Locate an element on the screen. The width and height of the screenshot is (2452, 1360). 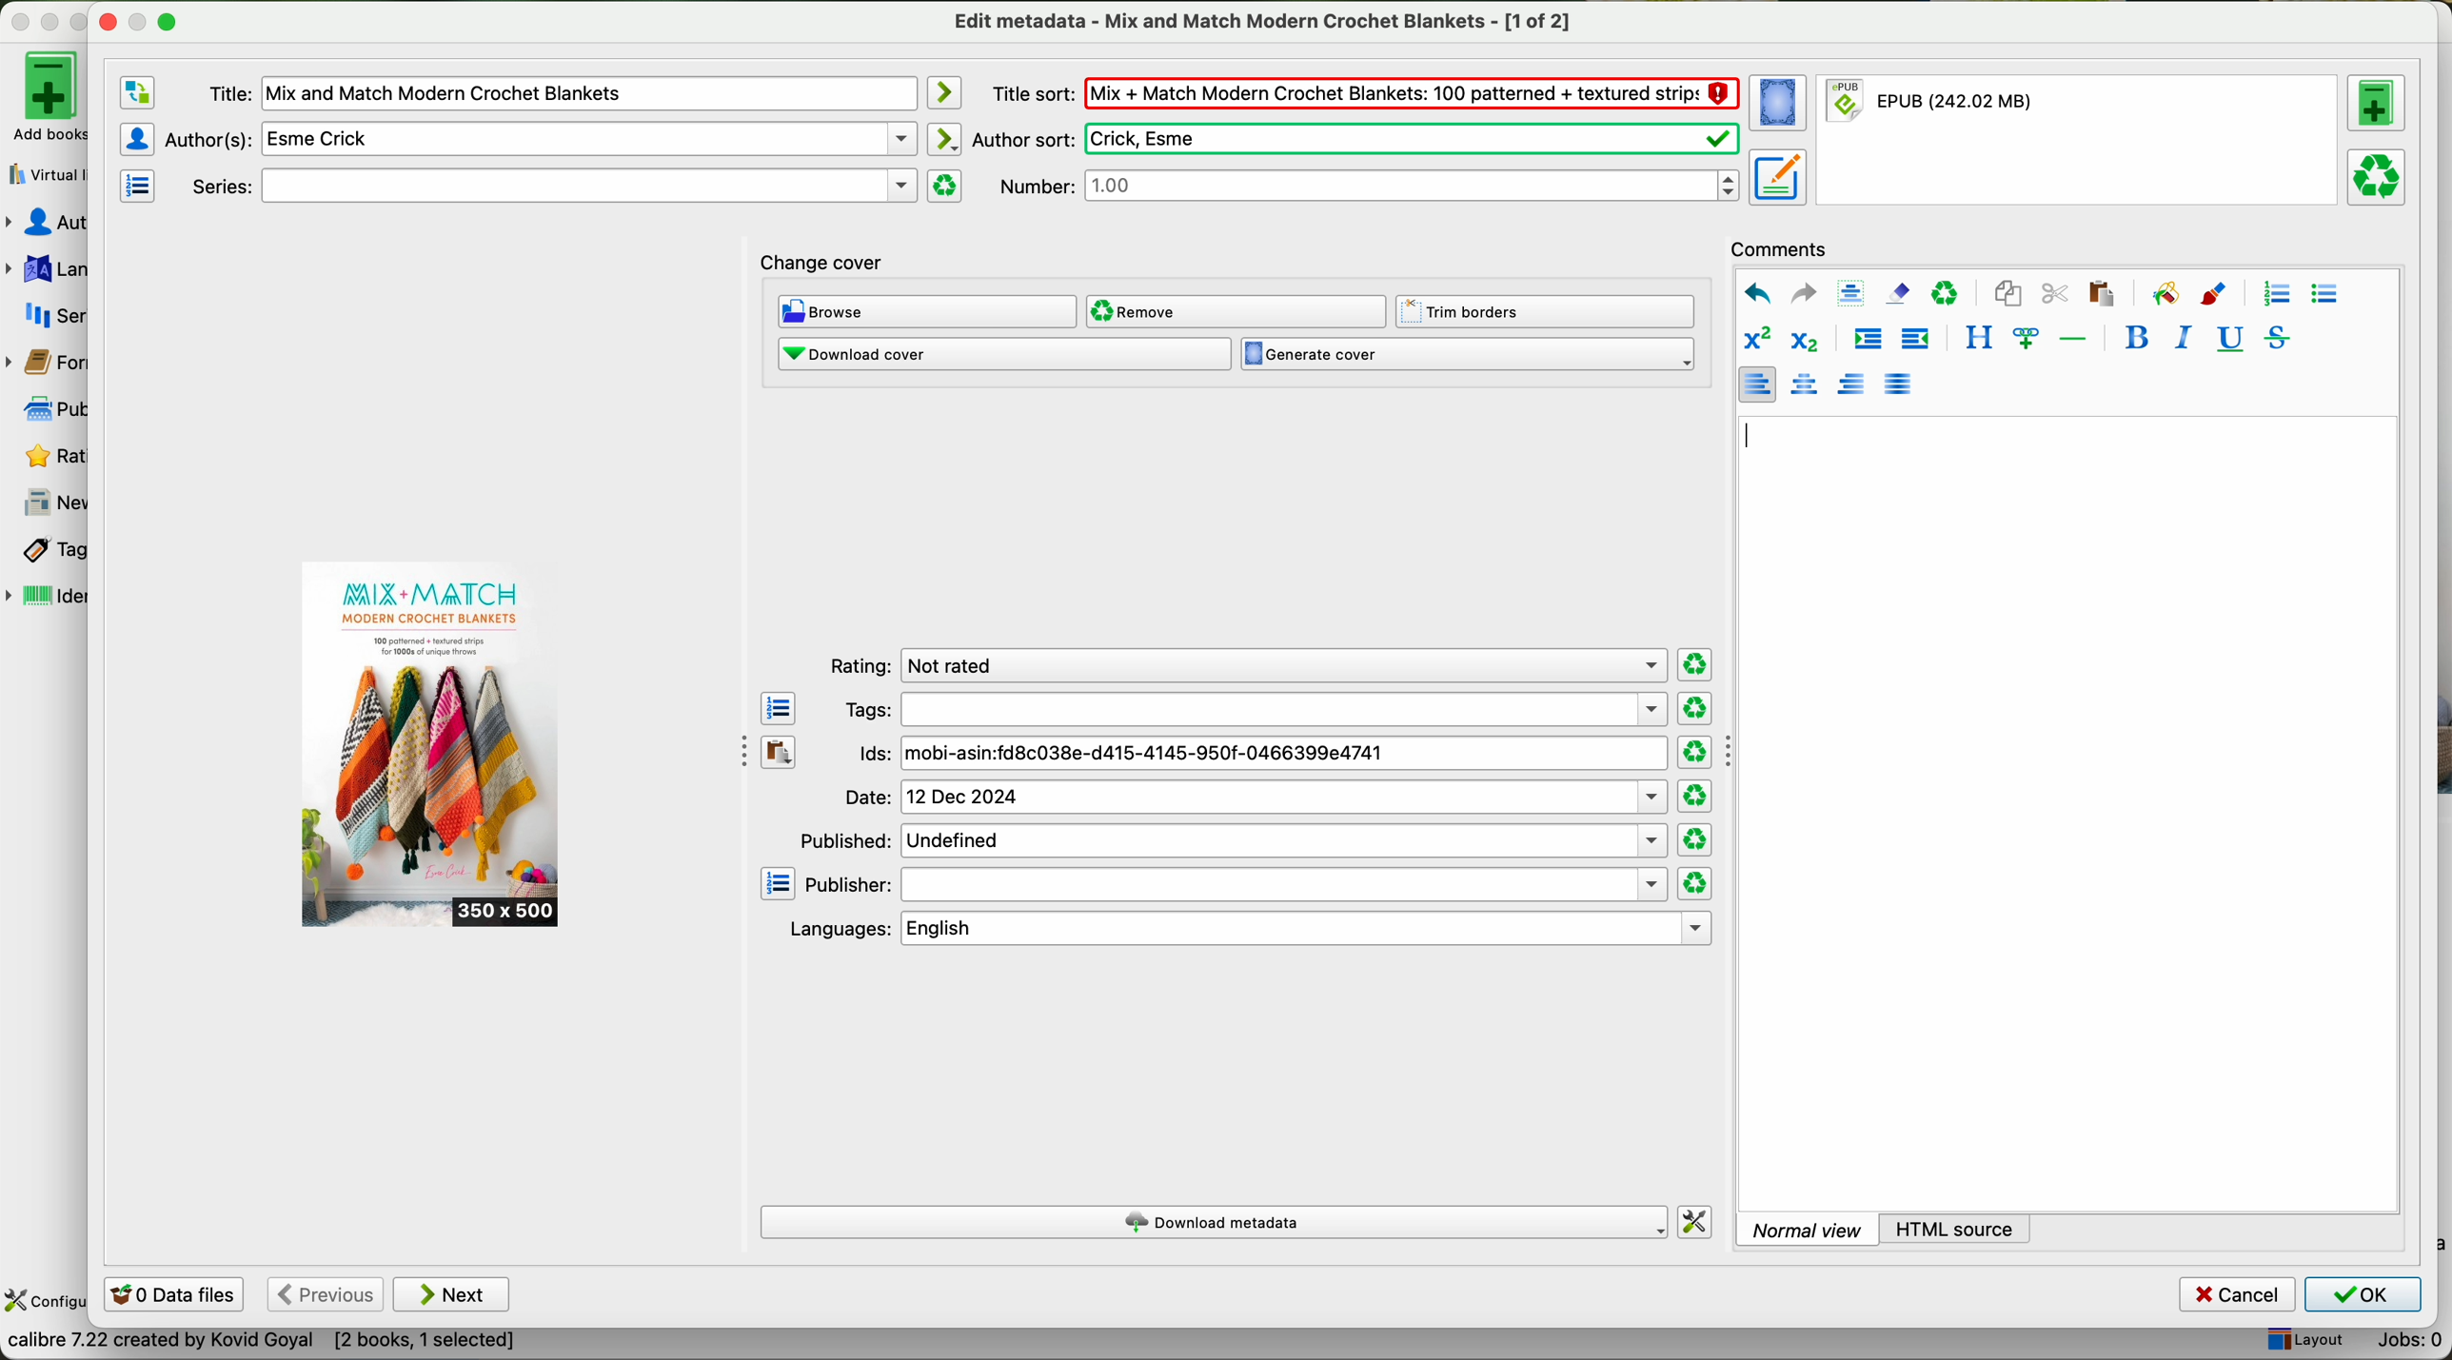
virtual library is located at coordinates (43, 168).